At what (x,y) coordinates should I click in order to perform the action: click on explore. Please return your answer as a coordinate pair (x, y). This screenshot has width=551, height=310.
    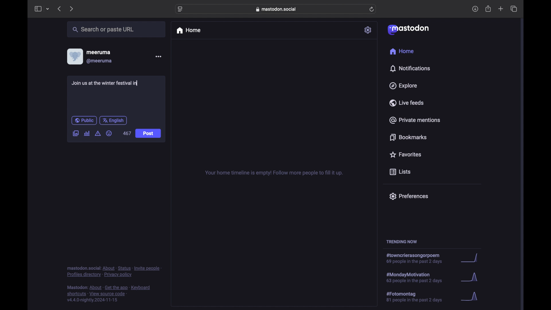
    Looking at the image, I should click on (403, 86).